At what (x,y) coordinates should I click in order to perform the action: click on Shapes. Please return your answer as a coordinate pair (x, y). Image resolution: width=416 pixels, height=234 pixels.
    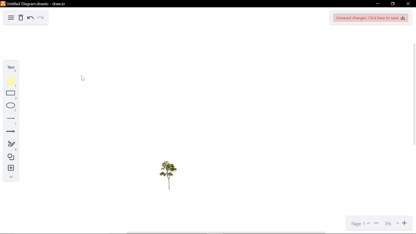
    Looking at the image, I should click on (9, 157).